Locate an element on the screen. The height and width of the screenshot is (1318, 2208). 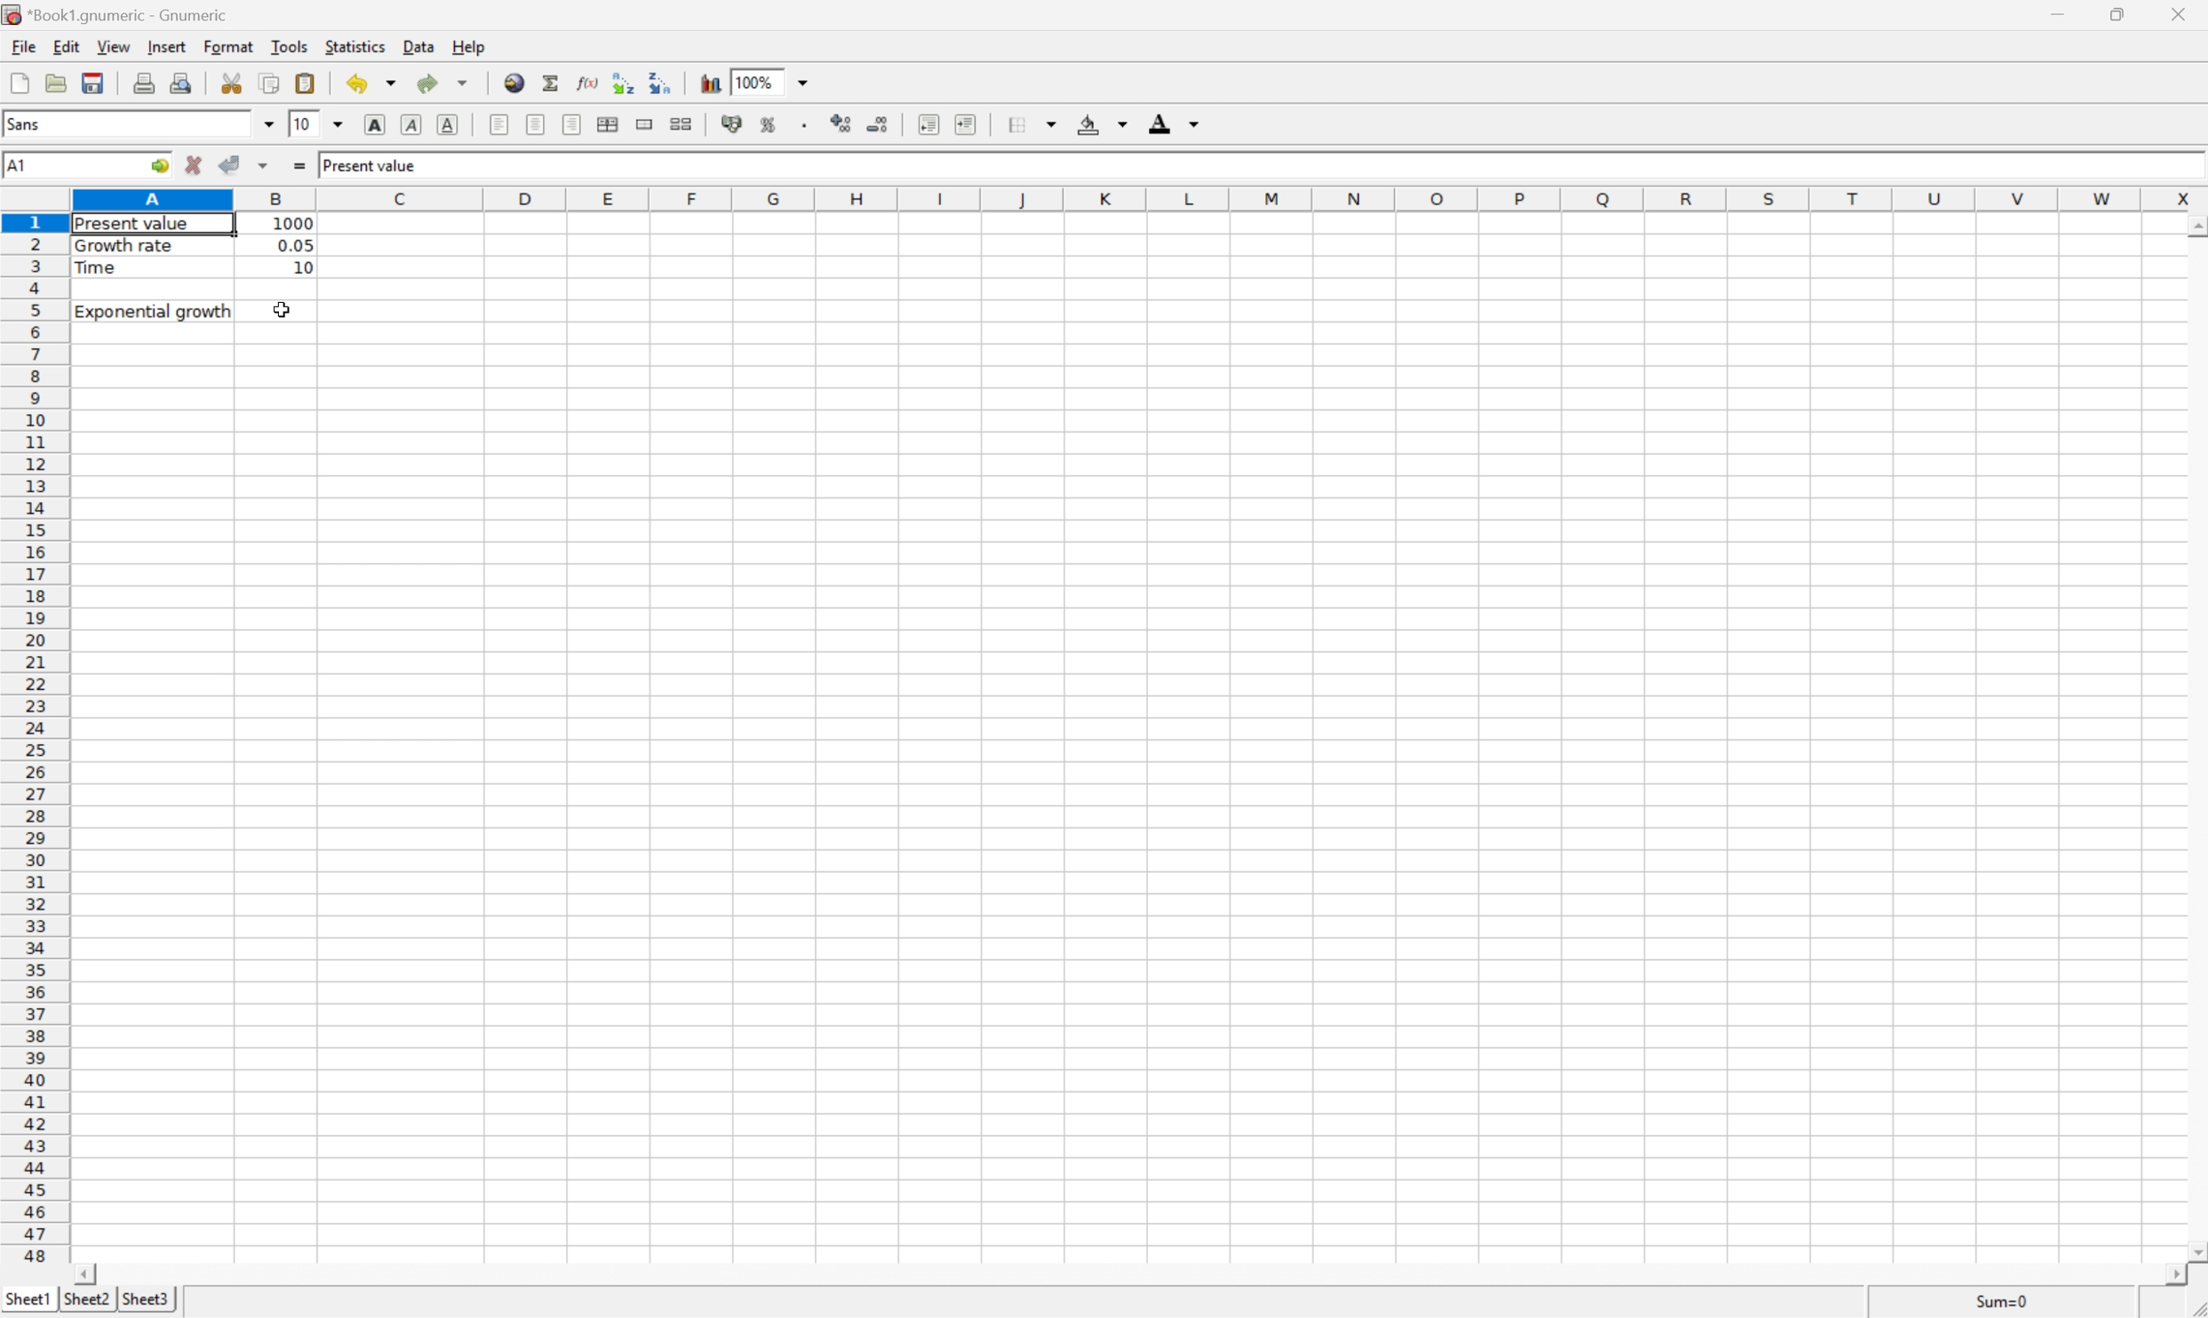
Present value is located at coordinates (135, 226).